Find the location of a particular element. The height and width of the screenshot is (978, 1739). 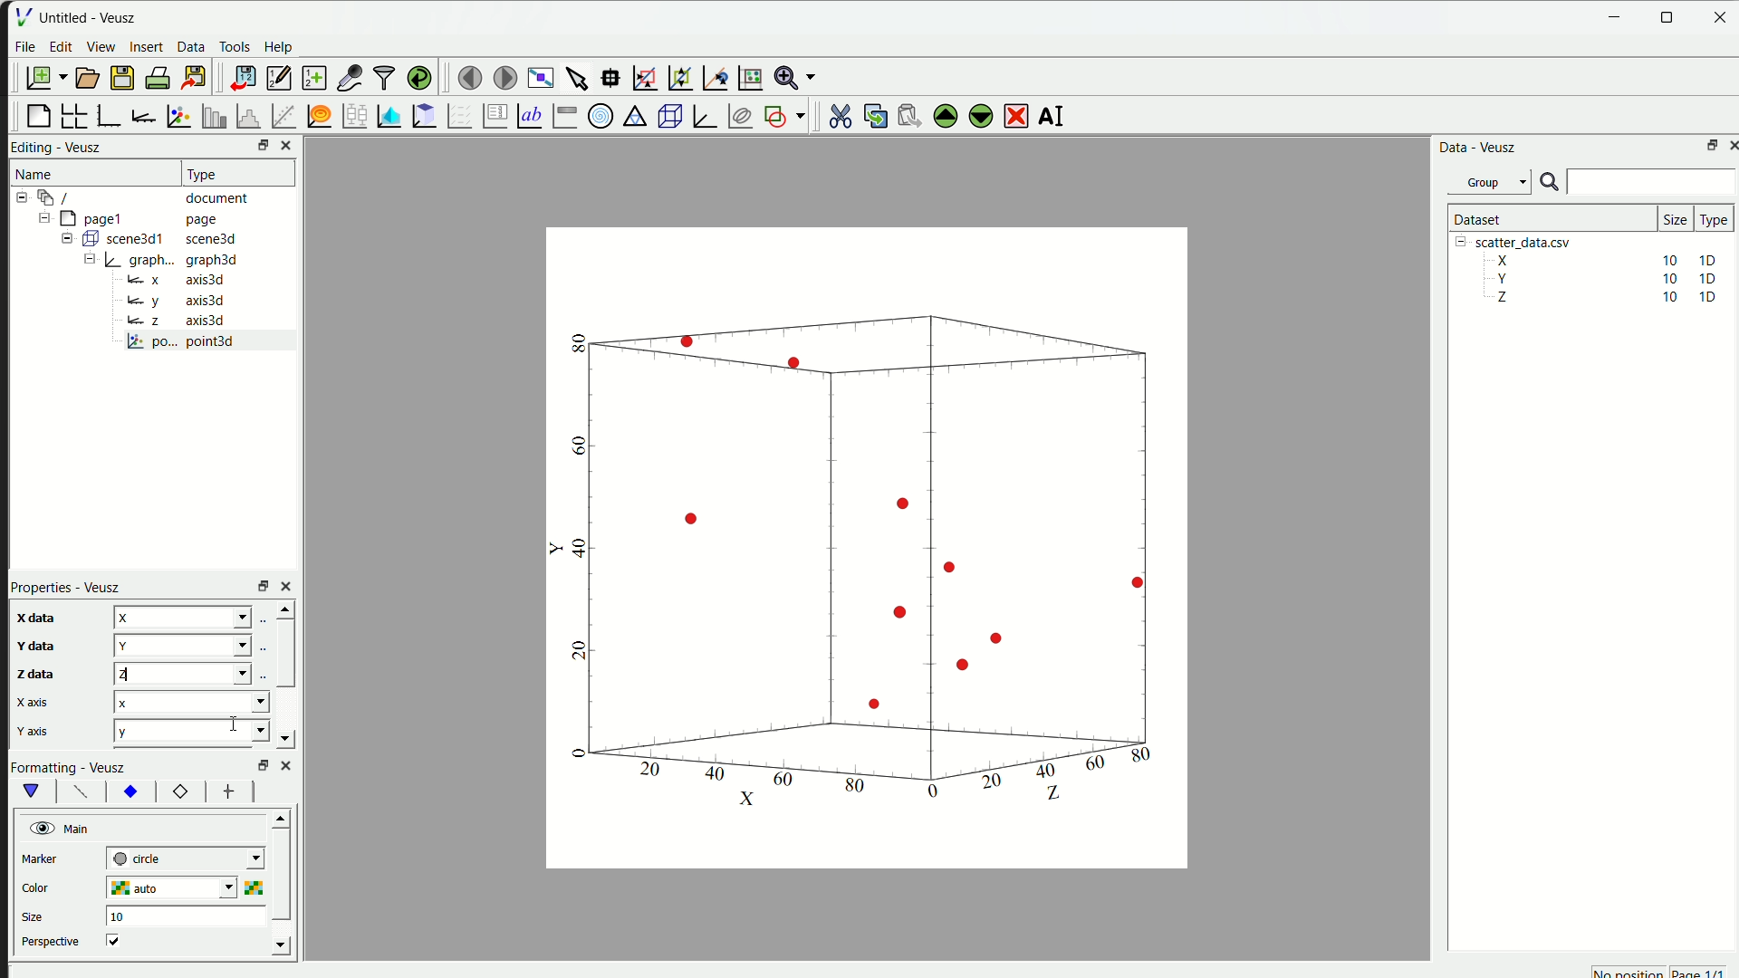

search icon is located at coordinates (1550, 182).